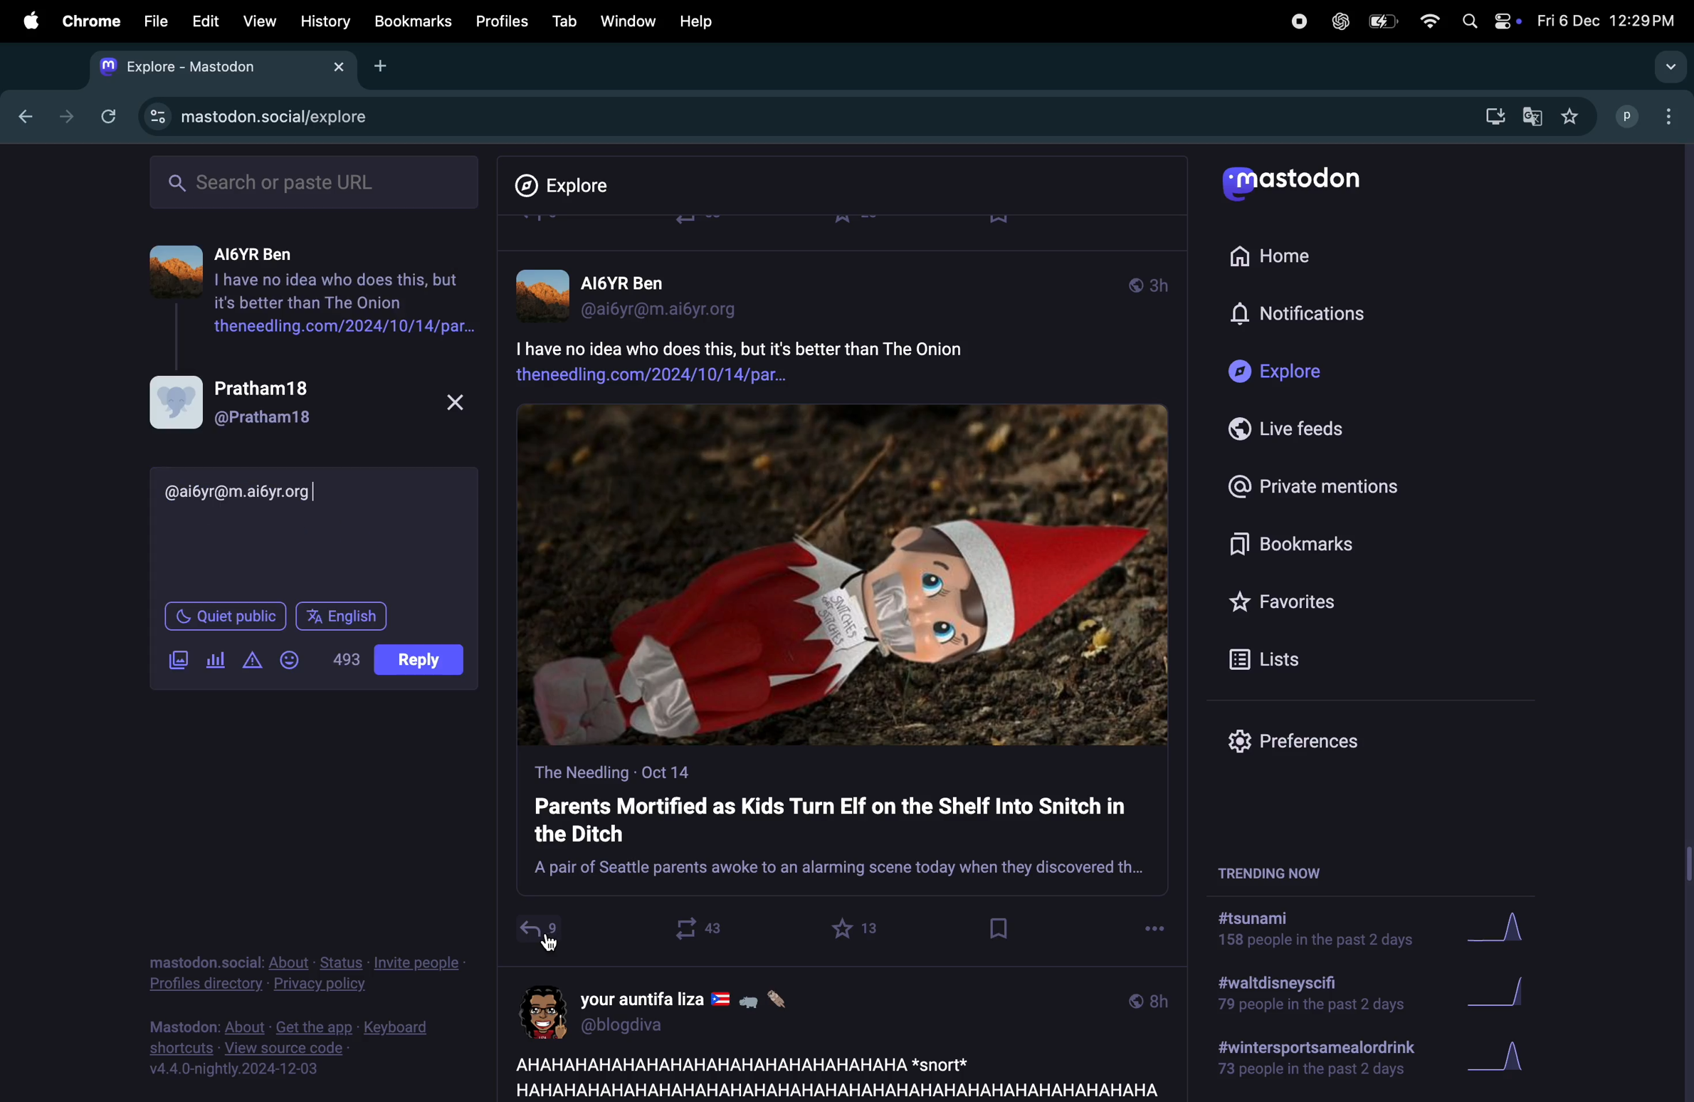 This screenshot has width=1694, height=1102. I want to click on Window, so click(626, 21).